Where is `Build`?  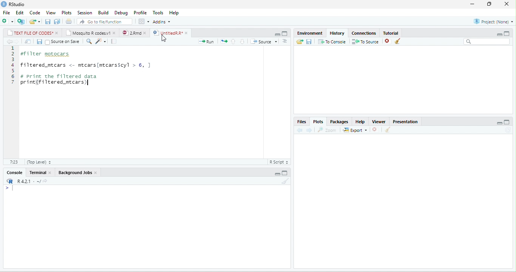
Build is located at coordinates (103, 12).